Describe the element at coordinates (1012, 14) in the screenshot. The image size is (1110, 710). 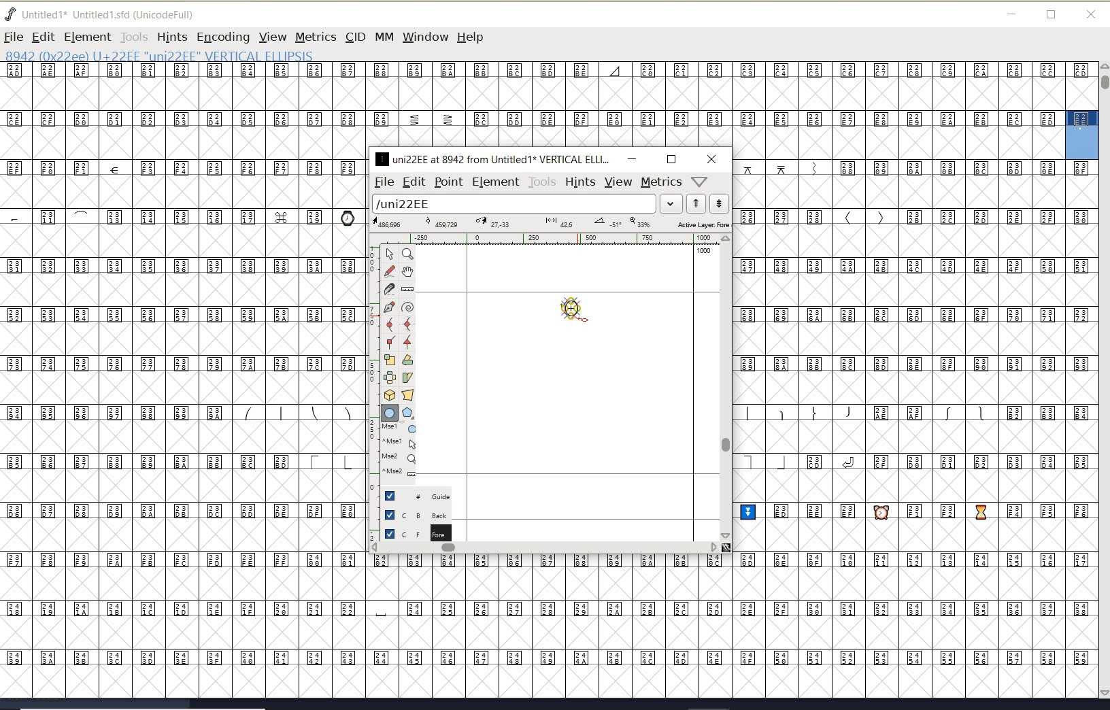
I see `minimize` at that location.